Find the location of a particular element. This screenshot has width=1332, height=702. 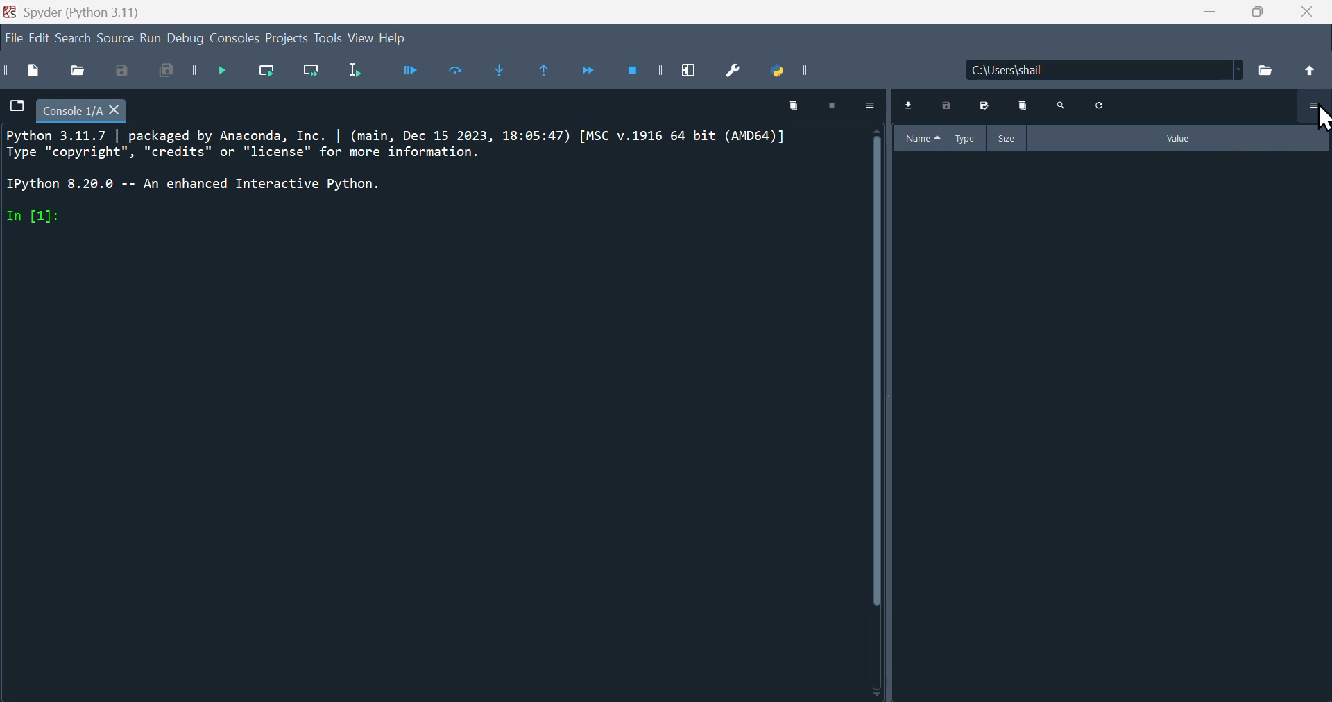

Continue execution until next function returns is located at coordinates (595, 72).